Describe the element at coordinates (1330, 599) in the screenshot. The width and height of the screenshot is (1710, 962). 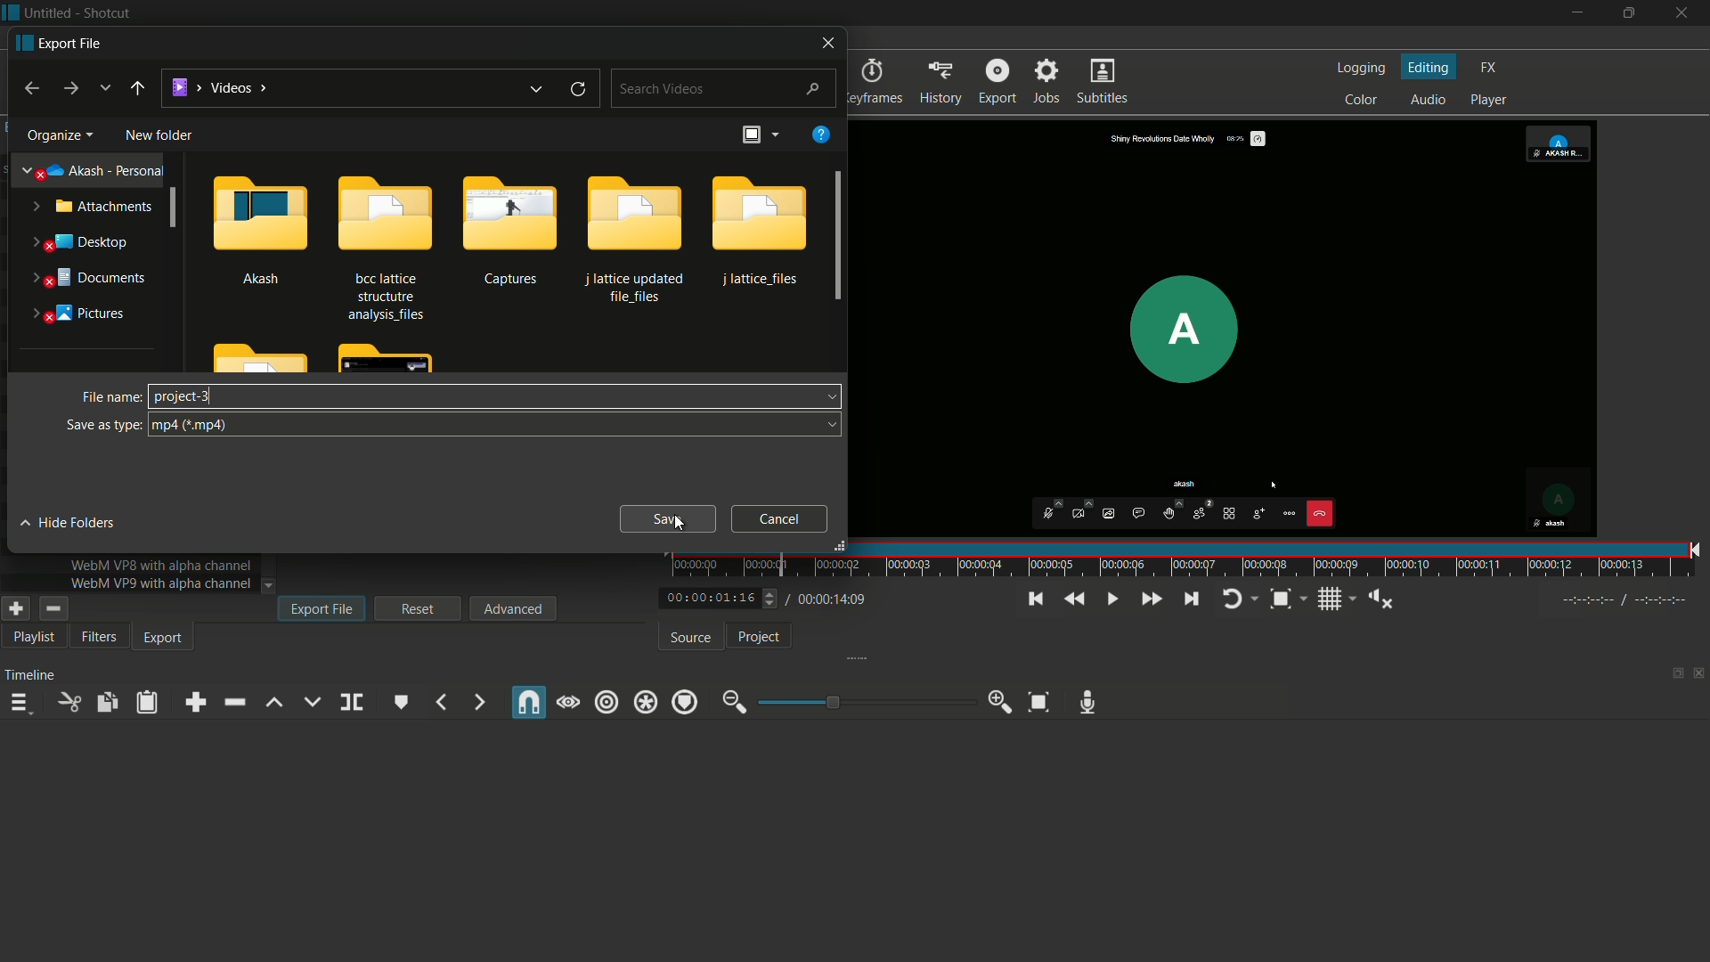
I see `toggle grid` at that location.